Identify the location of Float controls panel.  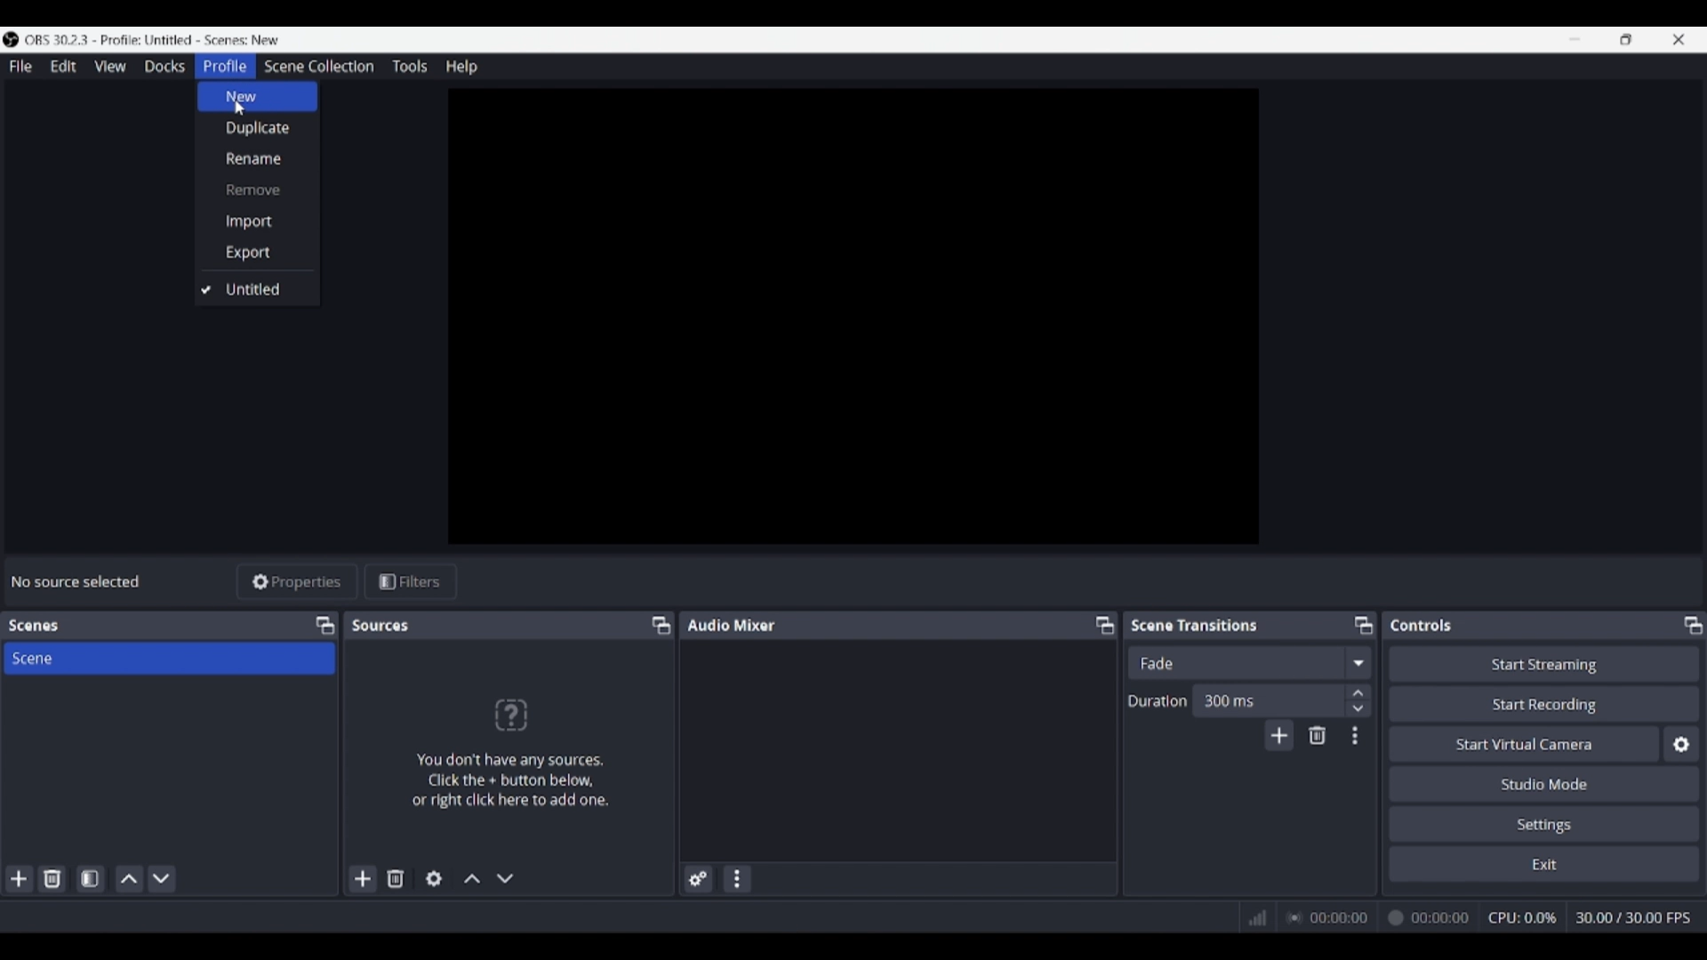
(1693, 625).